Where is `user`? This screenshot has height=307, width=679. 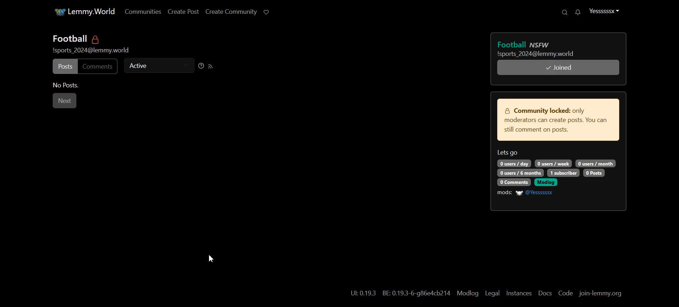 user is located at coordinates (538, 192).